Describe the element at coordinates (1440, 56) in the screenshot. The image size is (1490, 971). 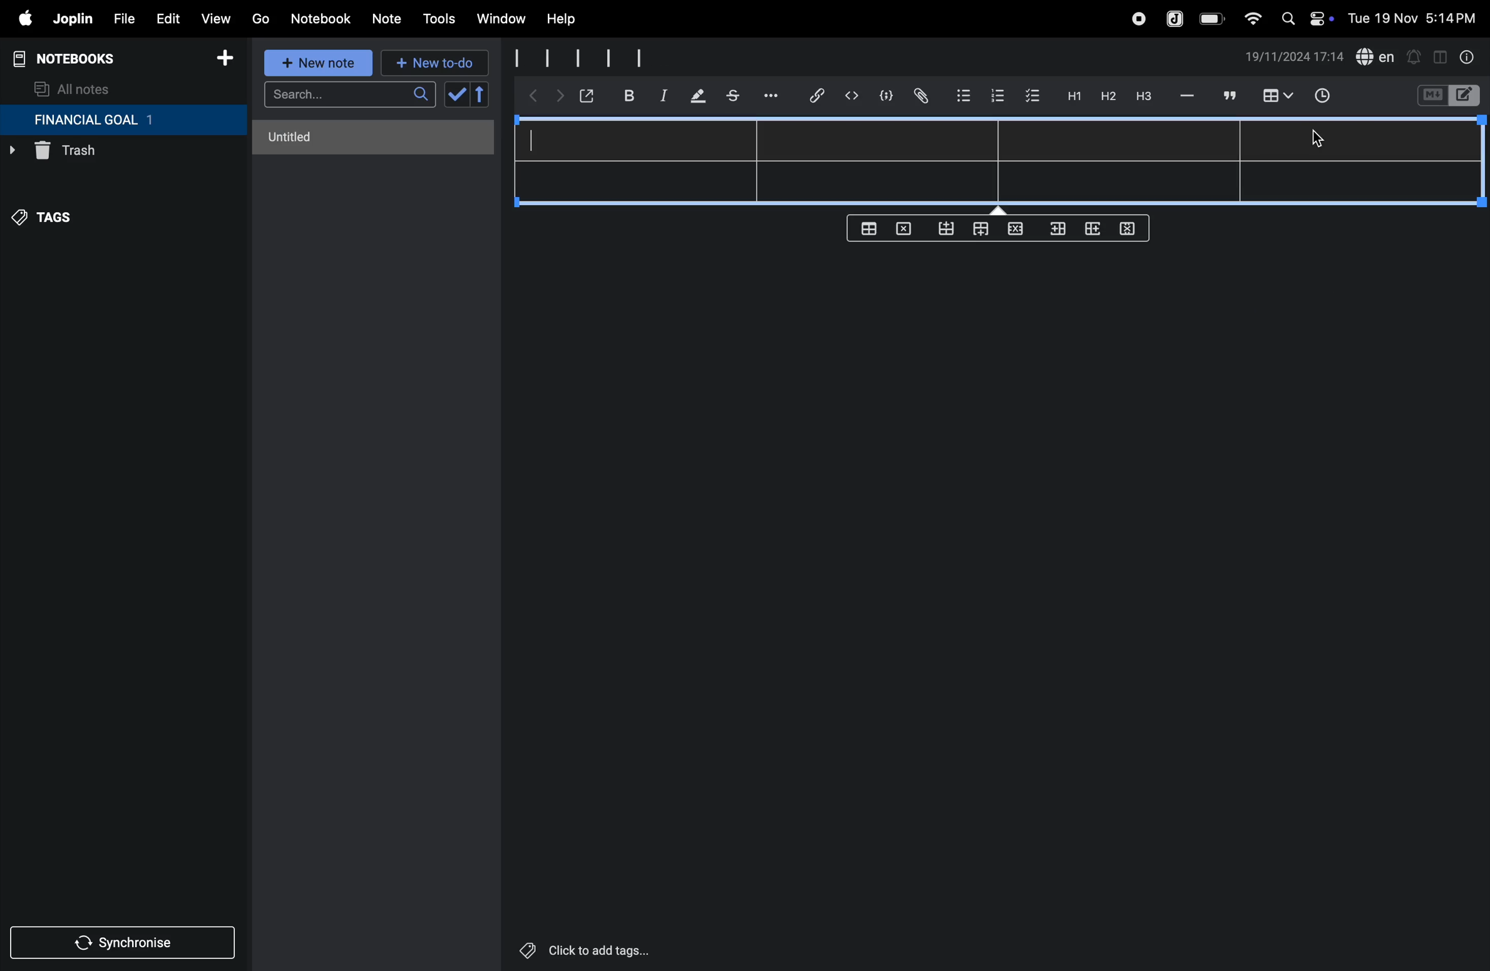
I see `toggle editor` at that location.